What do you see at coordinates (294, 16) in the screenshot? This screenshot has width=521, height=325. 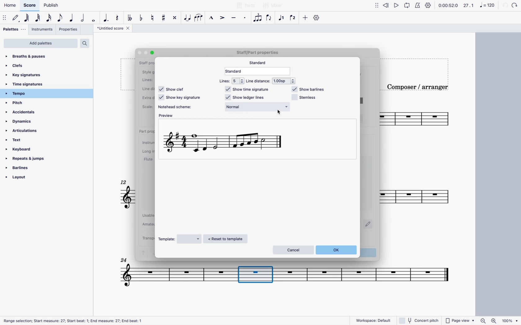 I see `voice 2` at bounding box center [294, 16].